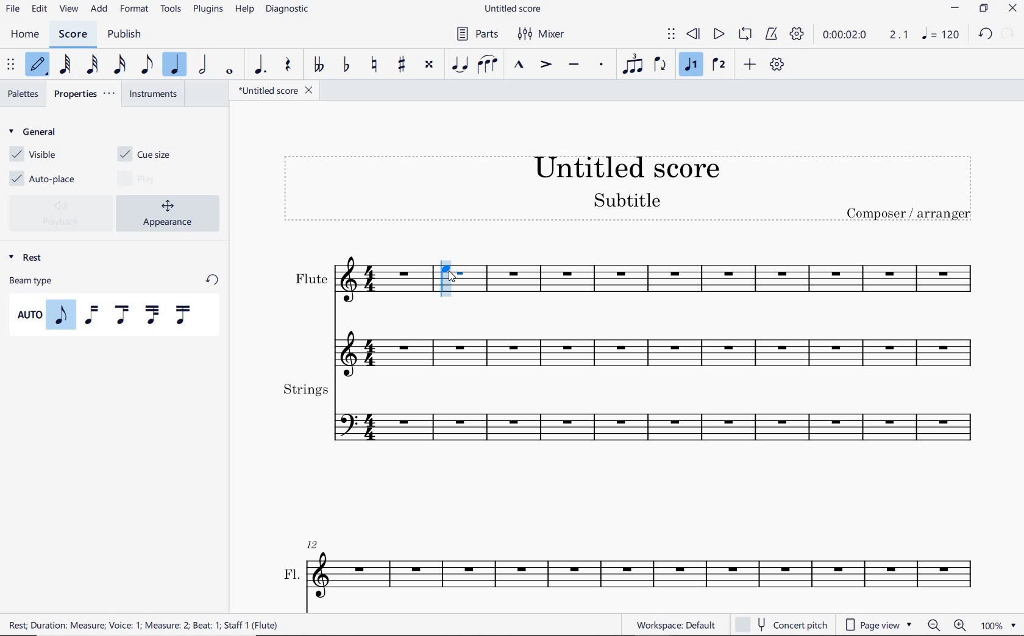  I want to click on 16TH NOTE, so click(119, 65).